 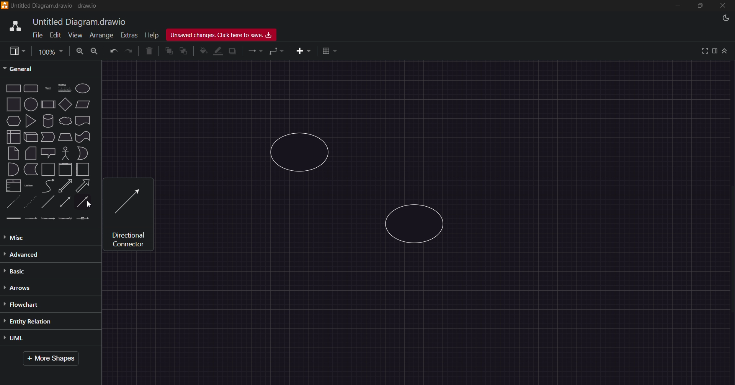 I want to click on Extras, so click(x=129, y=34).